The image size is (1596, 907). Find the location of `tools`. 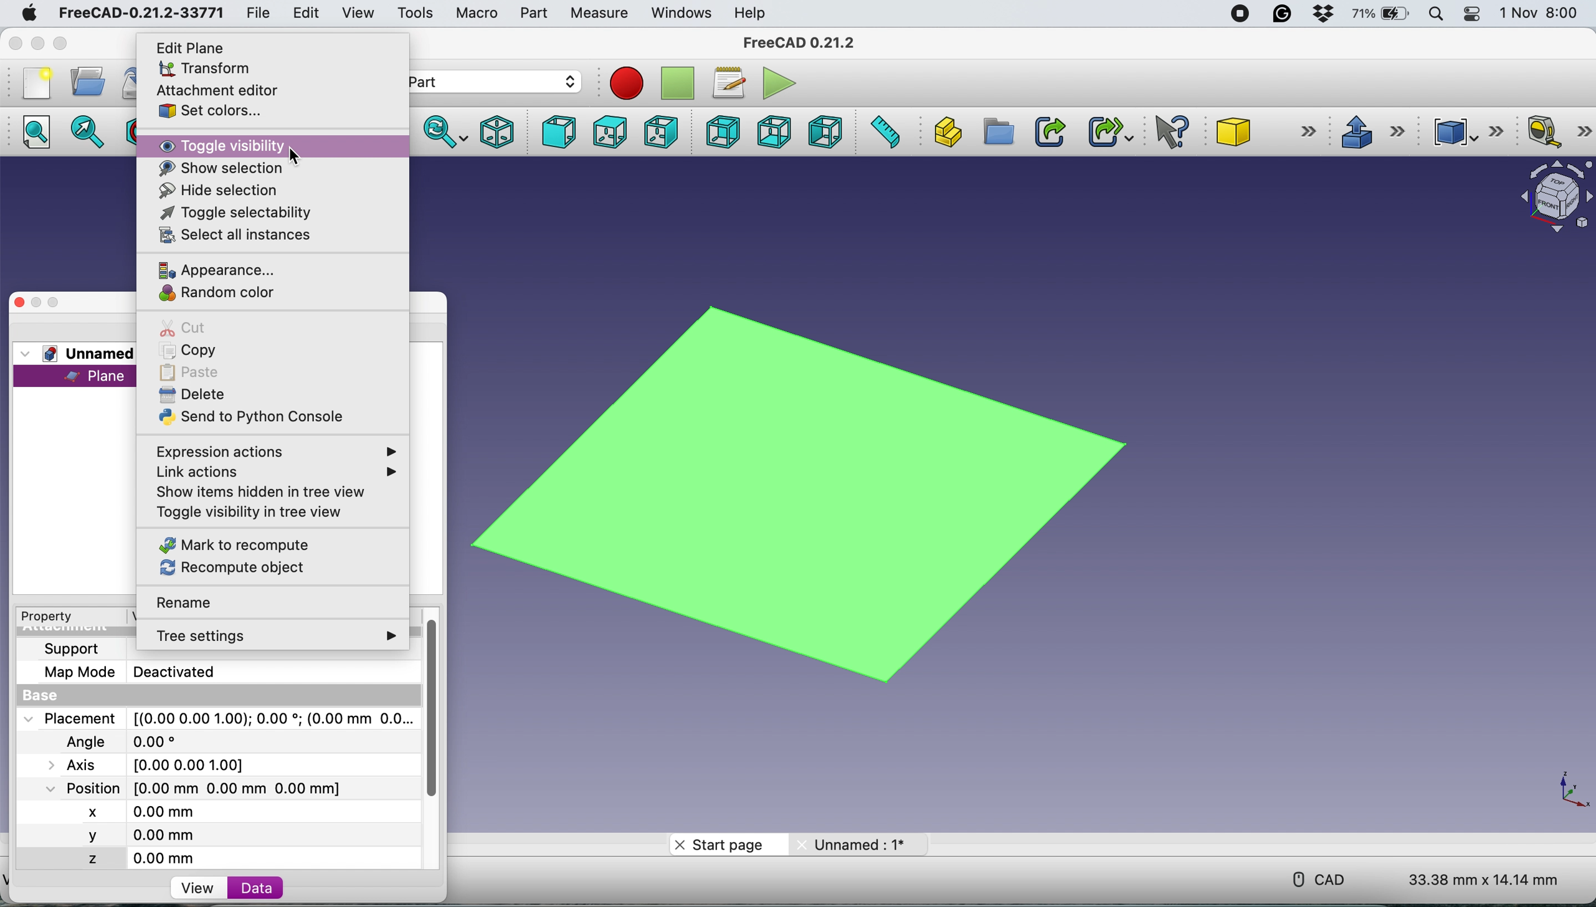

tools is located at coordinates (413, 13).